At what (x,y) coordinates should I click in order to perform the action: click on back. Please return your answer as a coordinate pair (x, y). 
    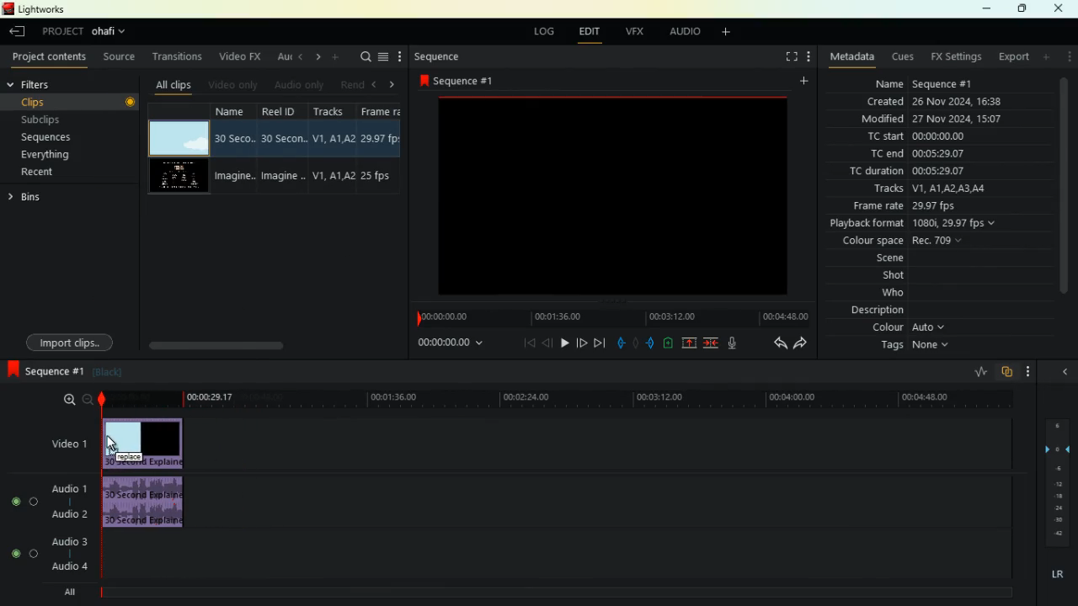
    Looking at the image, I should click on (546, 344).